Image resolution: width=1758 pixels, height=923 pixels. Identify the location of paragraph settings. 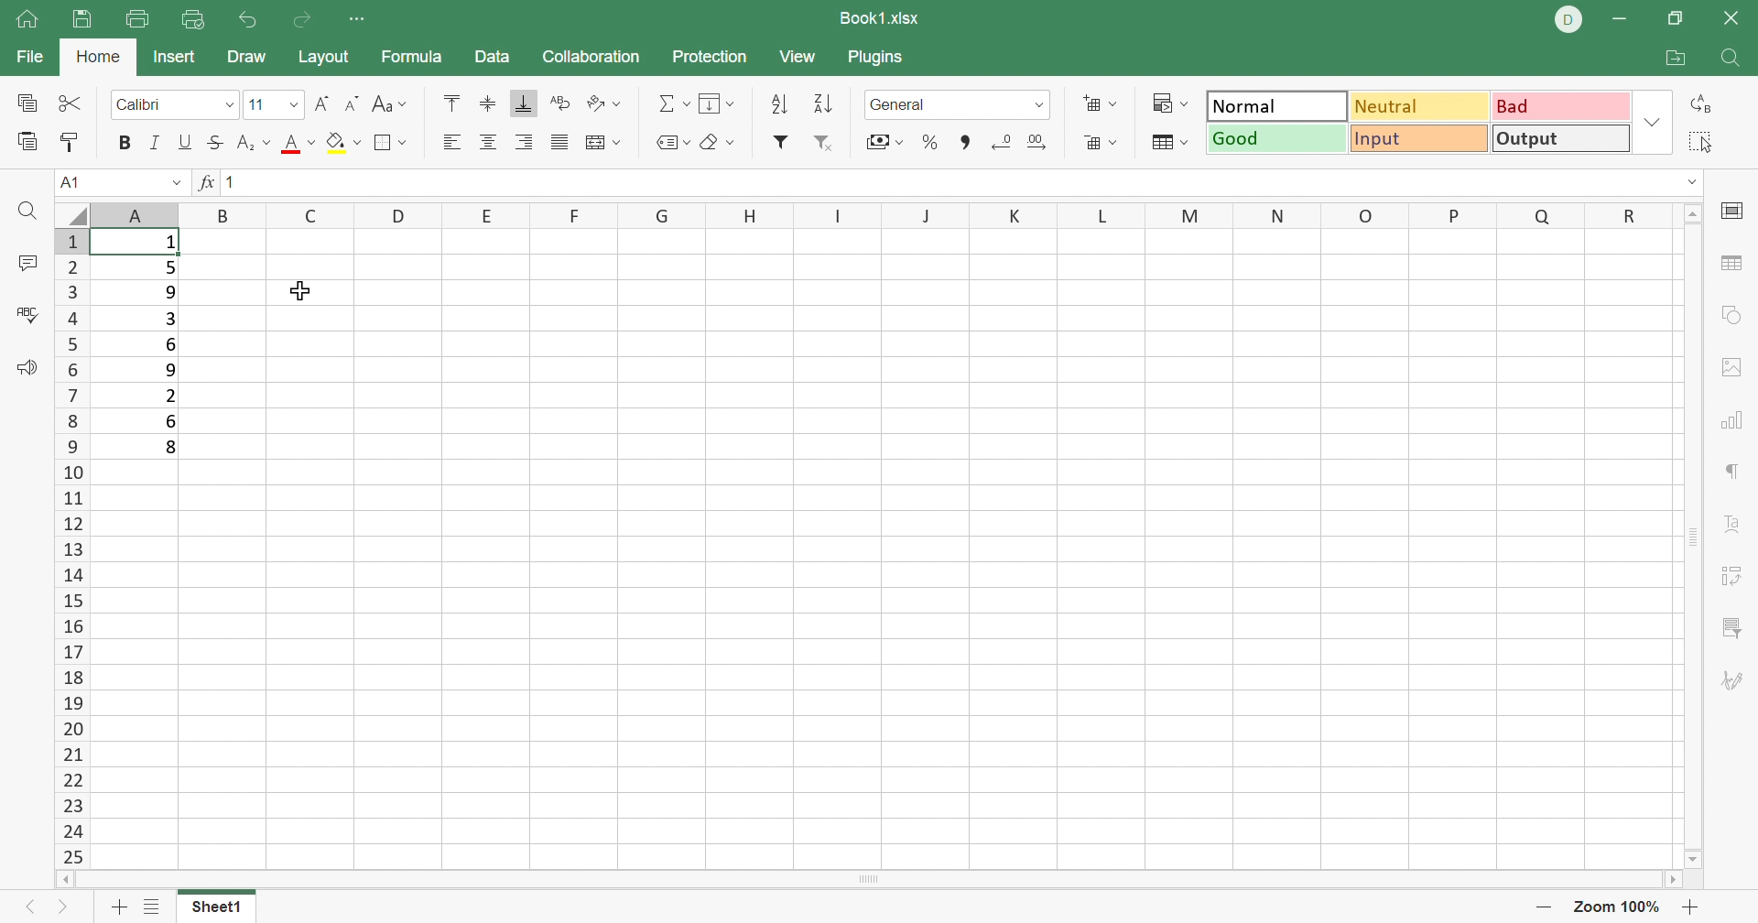
(1730, 471).